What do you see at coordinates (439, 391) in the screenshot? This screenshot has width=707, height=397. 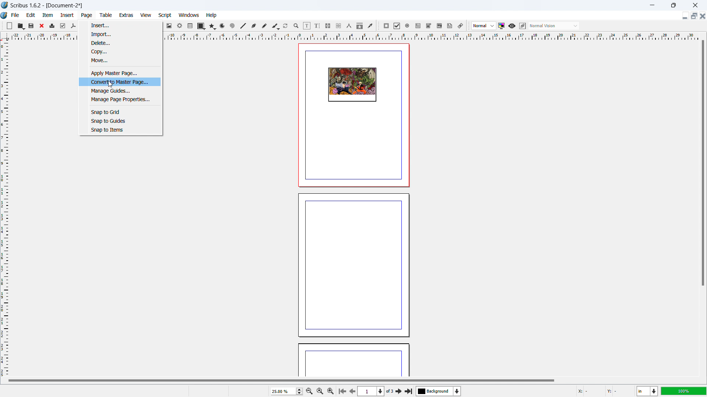 I see `select the current layer` at bounding box center [439, 391].